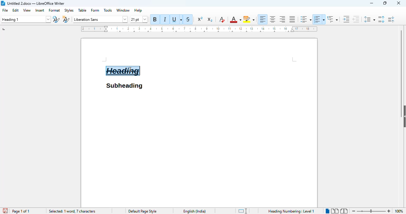 This screenshot has width=406, height=214. What do you see at coordinates (3, 3) in the screenshot?
I see `logo` at bounding box center [3, 3].